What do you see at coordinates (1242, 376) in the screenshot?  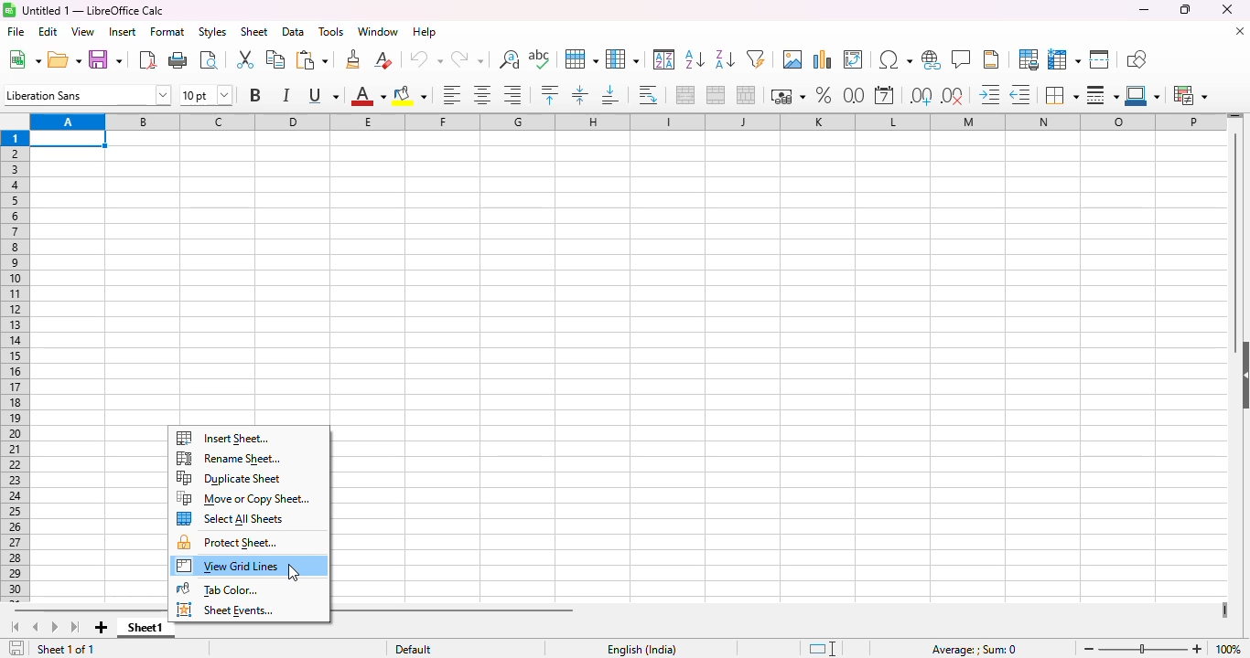 I see `show` at bounding box center [1242, 376].